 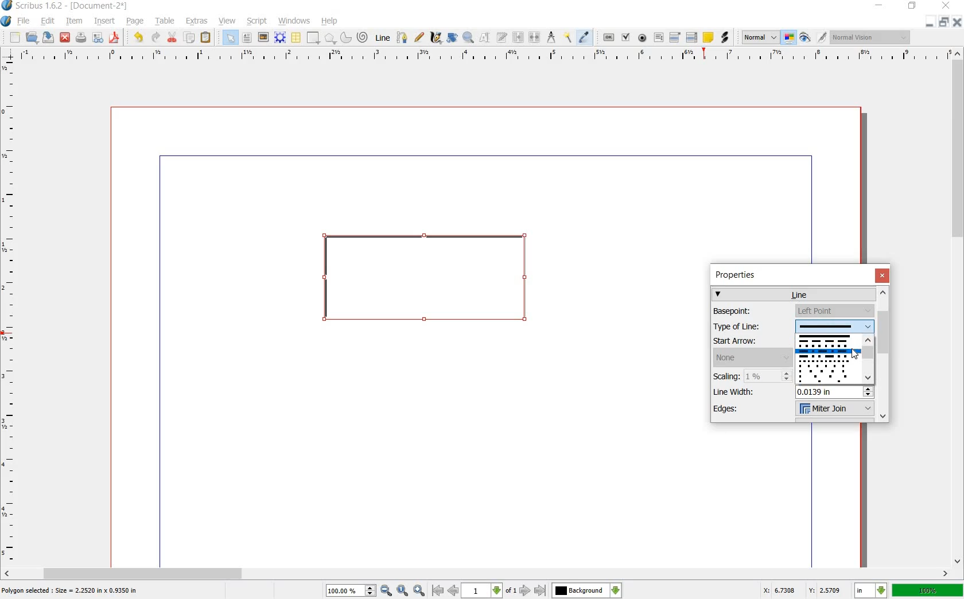 I want to click on SCROLLBAR, so click(x=476, y=574).